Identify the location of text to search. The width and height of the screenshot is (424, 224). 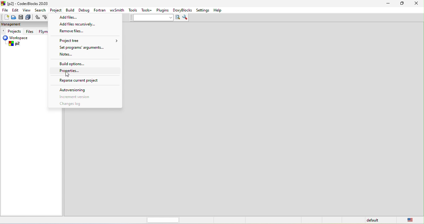
(152, 18).